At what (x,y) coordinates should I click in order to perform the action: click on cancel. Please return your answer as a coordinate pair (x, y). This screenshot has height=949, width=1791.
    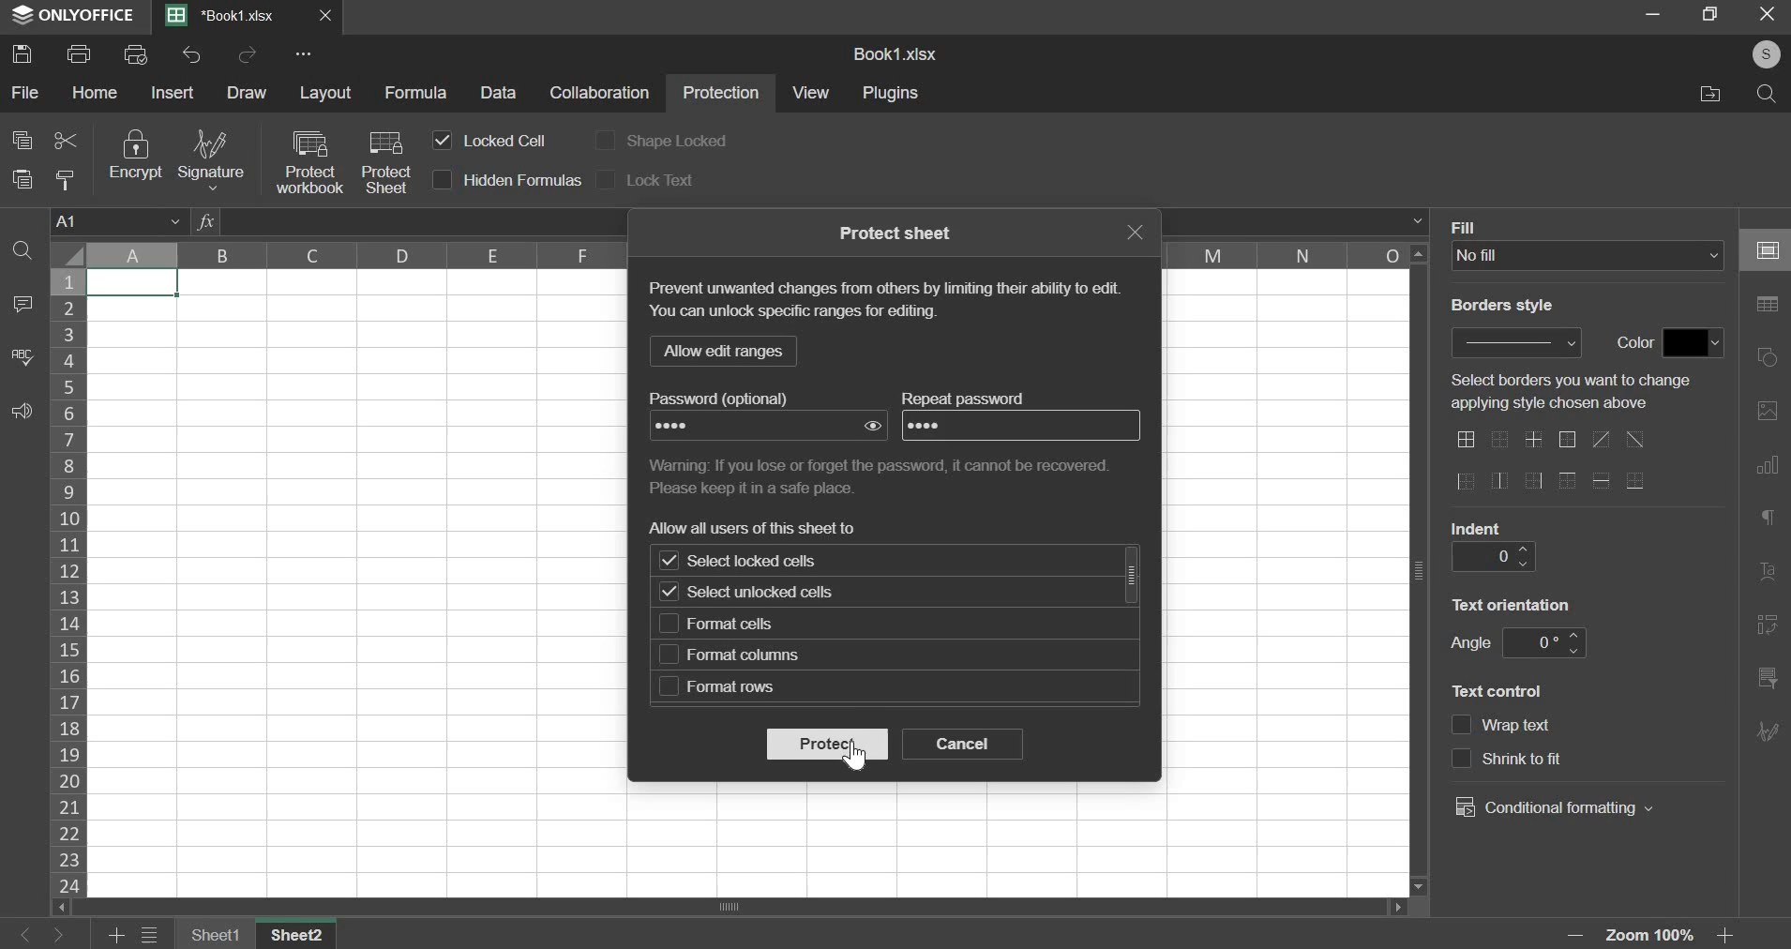
    Looking at the image, I should click on (963, 744).